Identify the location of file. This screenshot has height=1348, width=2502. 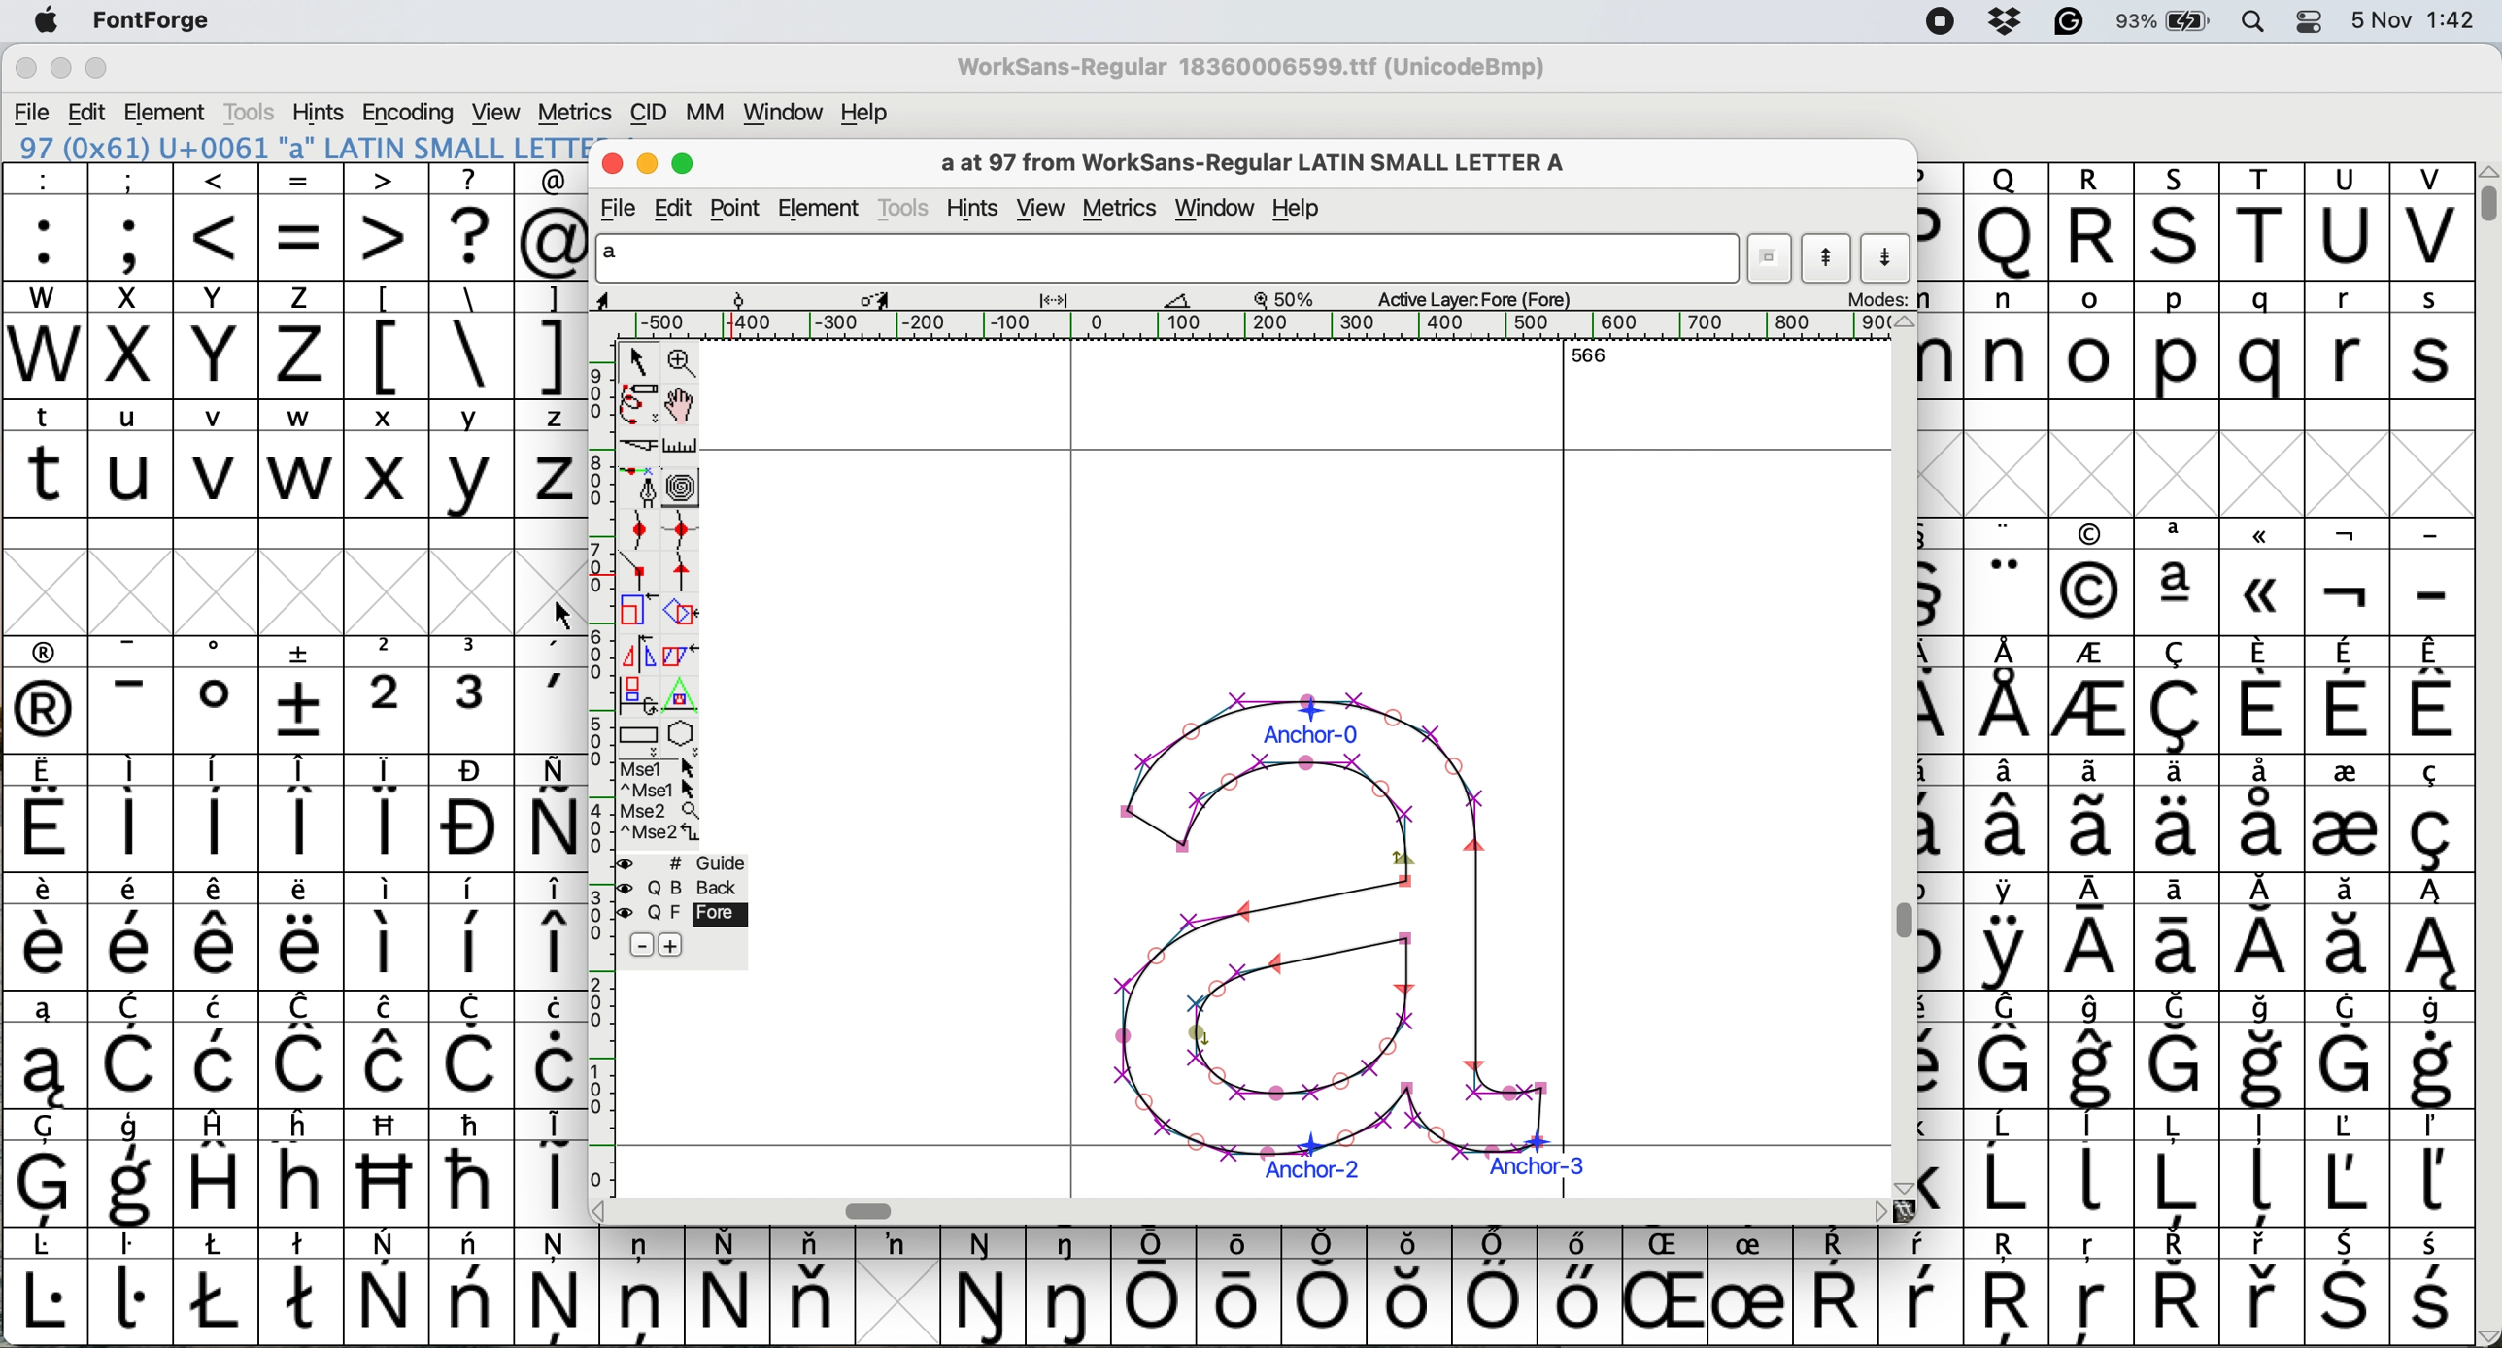
(33, 114).